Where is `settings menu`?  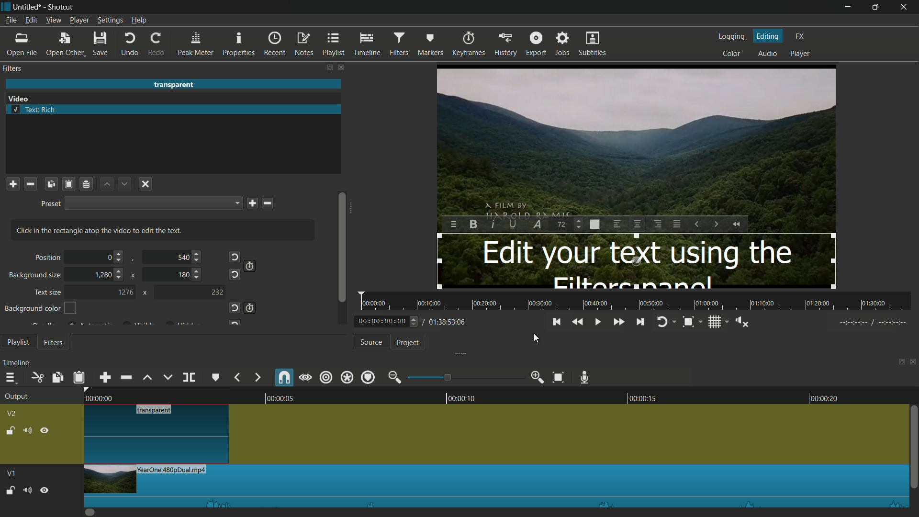 settings menu is located at coordinates (110, 20).